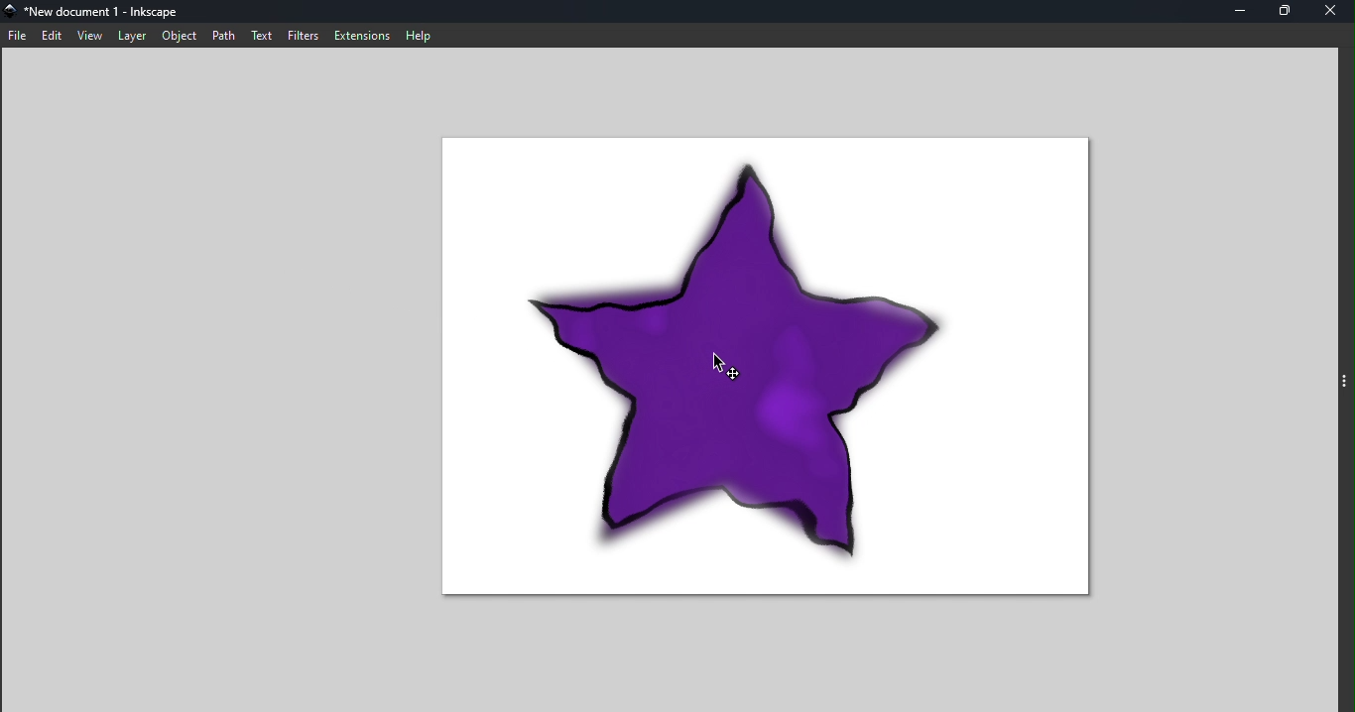 Image resolution: width=1355 pixels, height=712 pixels. I want to click on Canvas, so click(785, 363).